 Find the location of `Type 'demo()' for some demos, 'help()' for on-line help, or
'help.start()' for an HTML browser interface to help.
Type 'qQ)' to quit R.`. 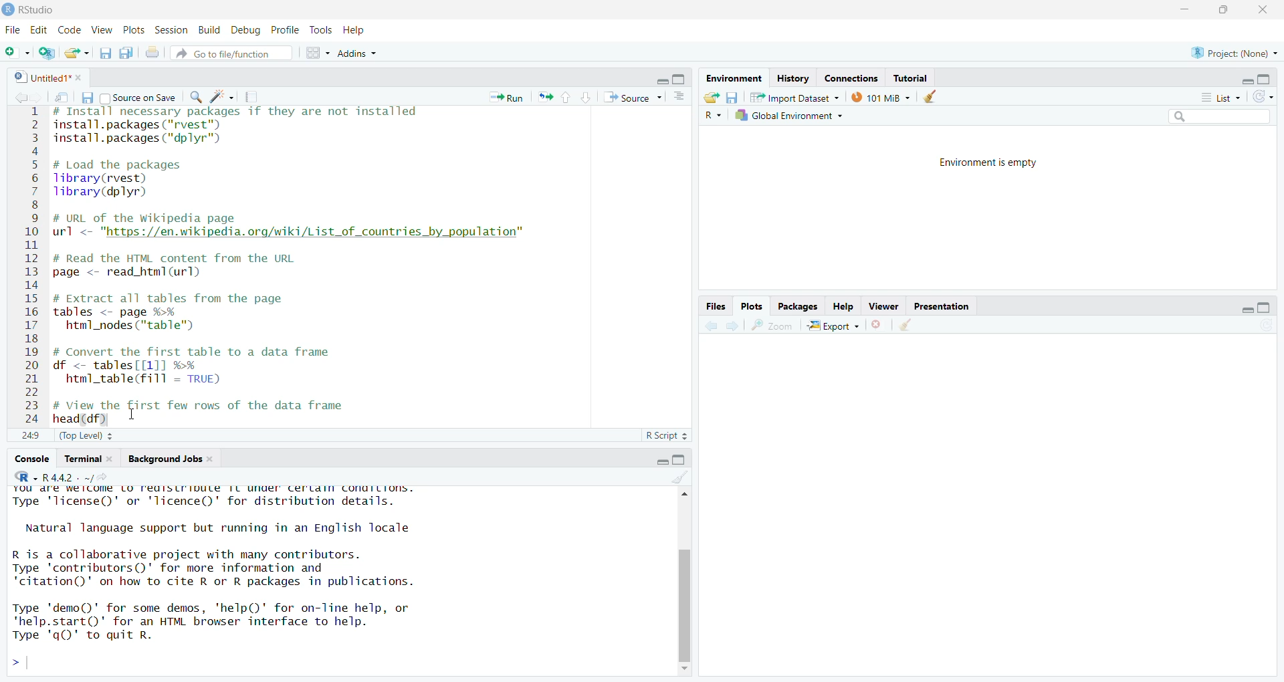

Type 'demo()' for some demos, 'help()' for on-line help, or
'help.start()' for an HTML browser interface to help.
Type 'qQ)' to quit R. is located at coordinates (215, 625).